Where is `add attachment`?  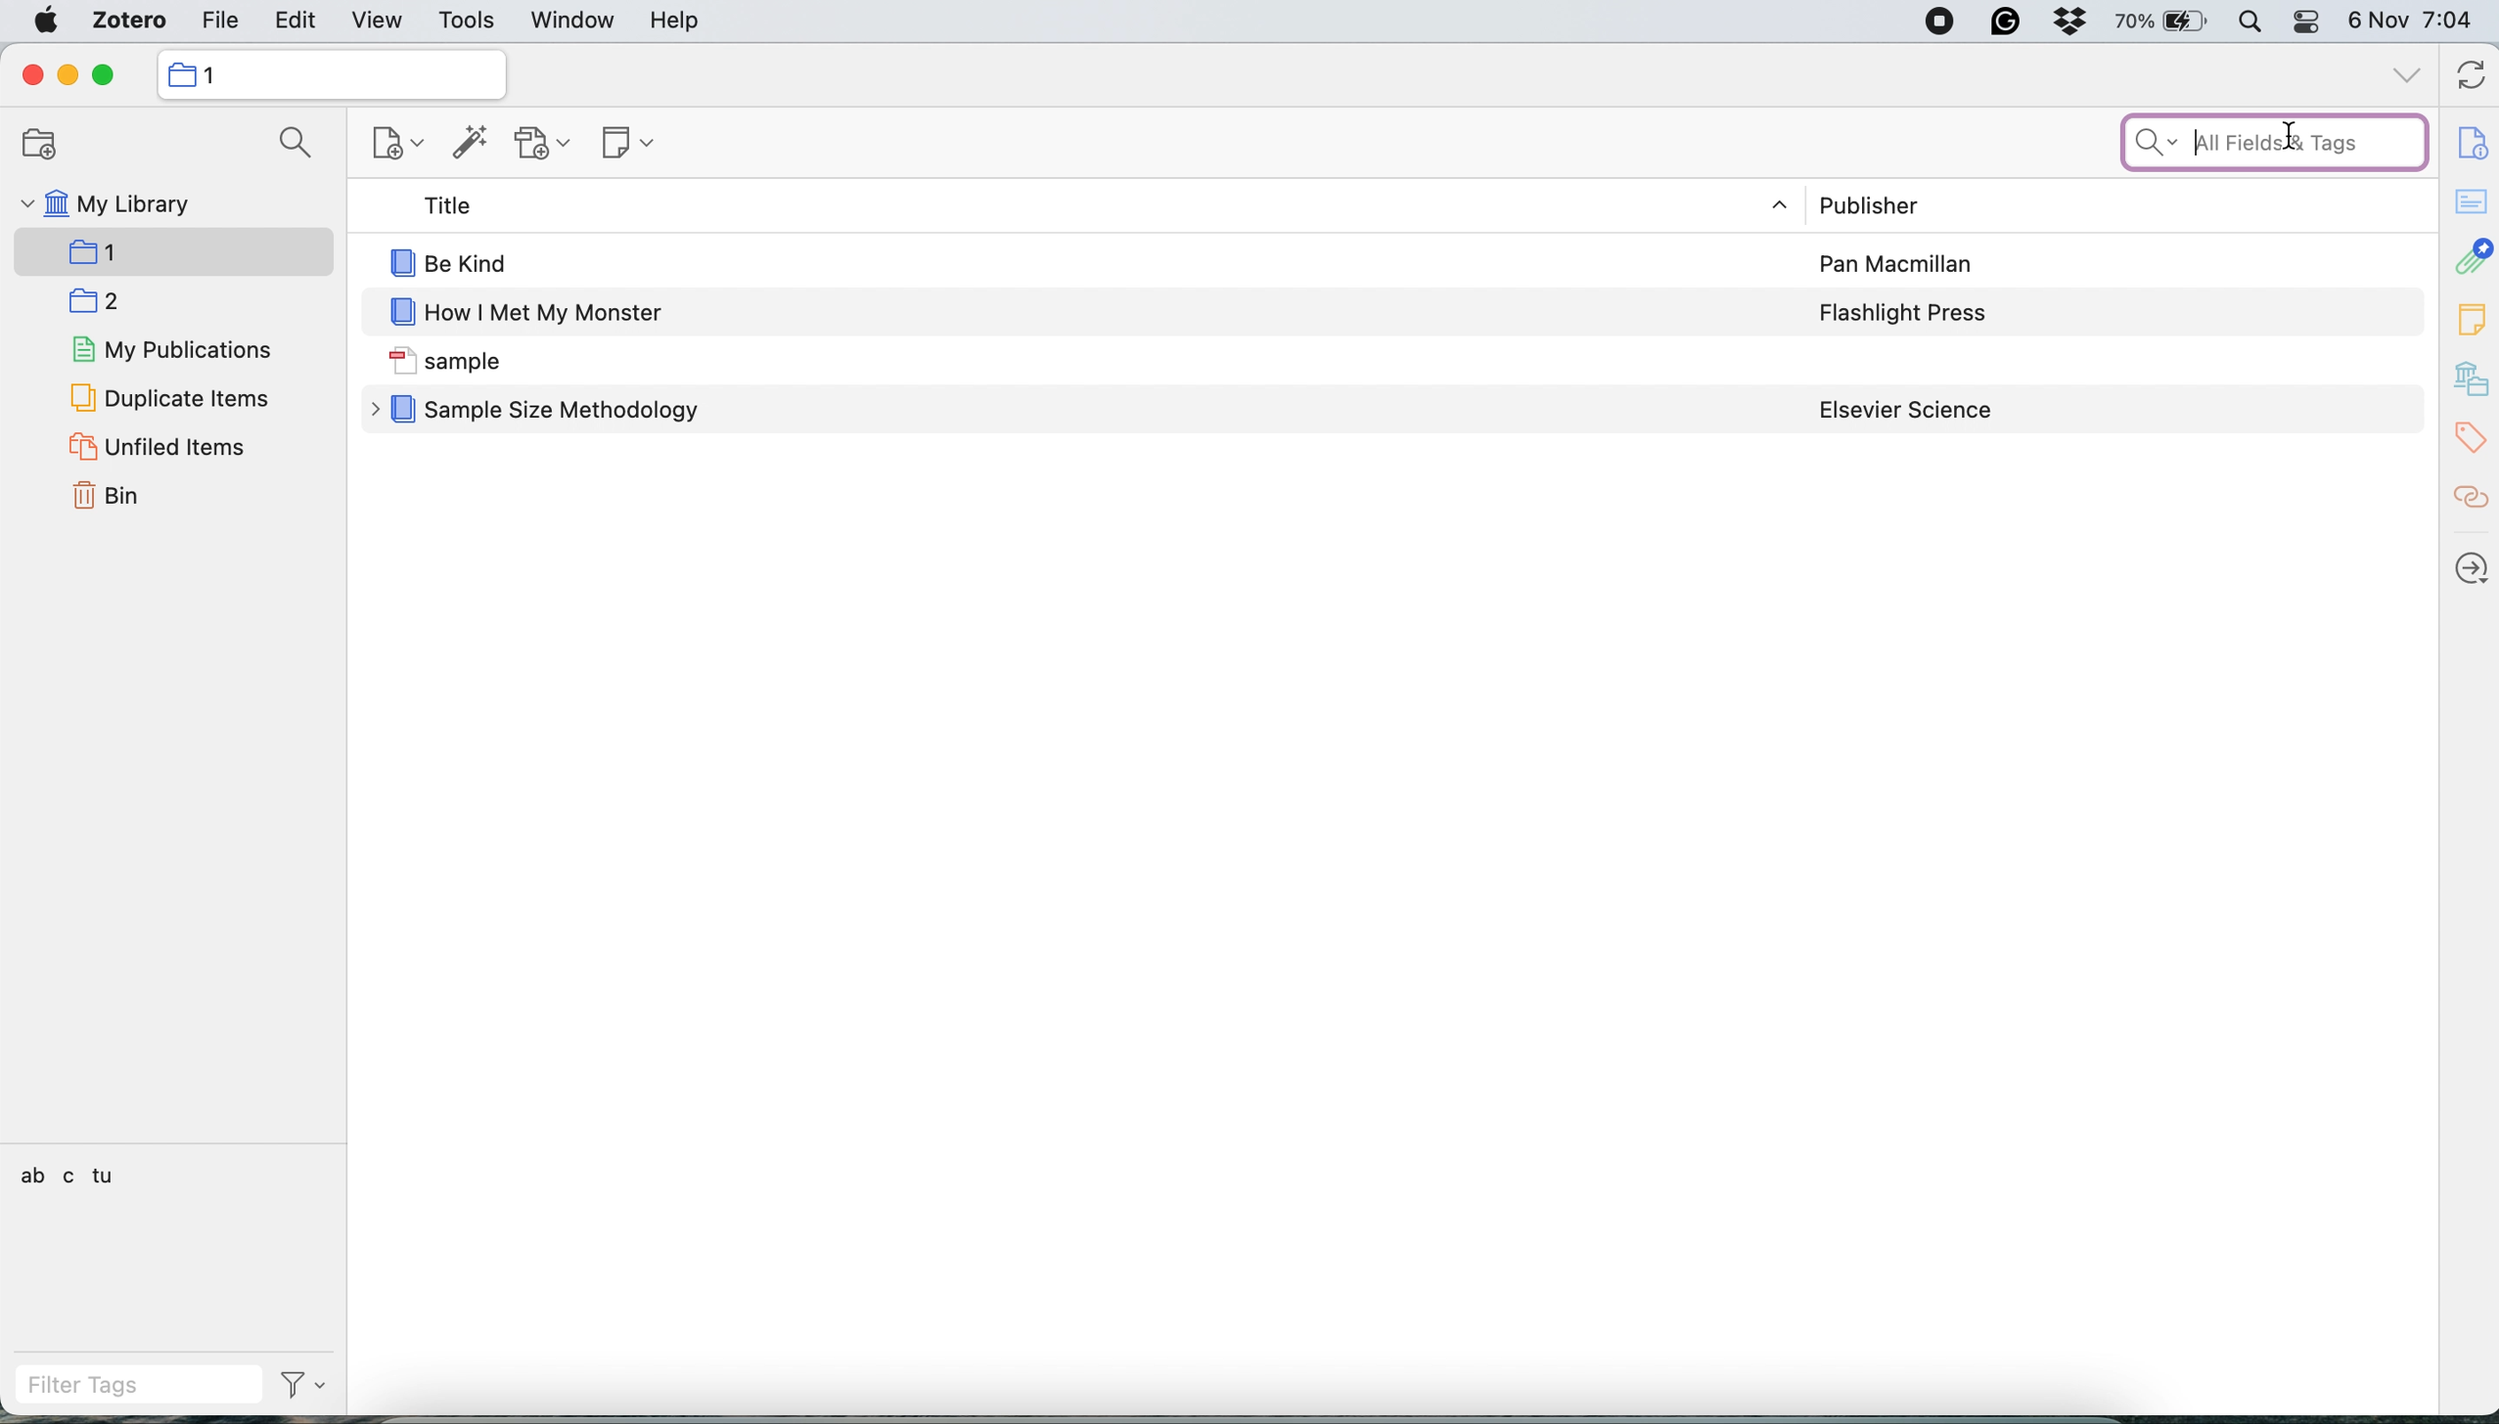 add attachment is located at coordinates (546, 145).